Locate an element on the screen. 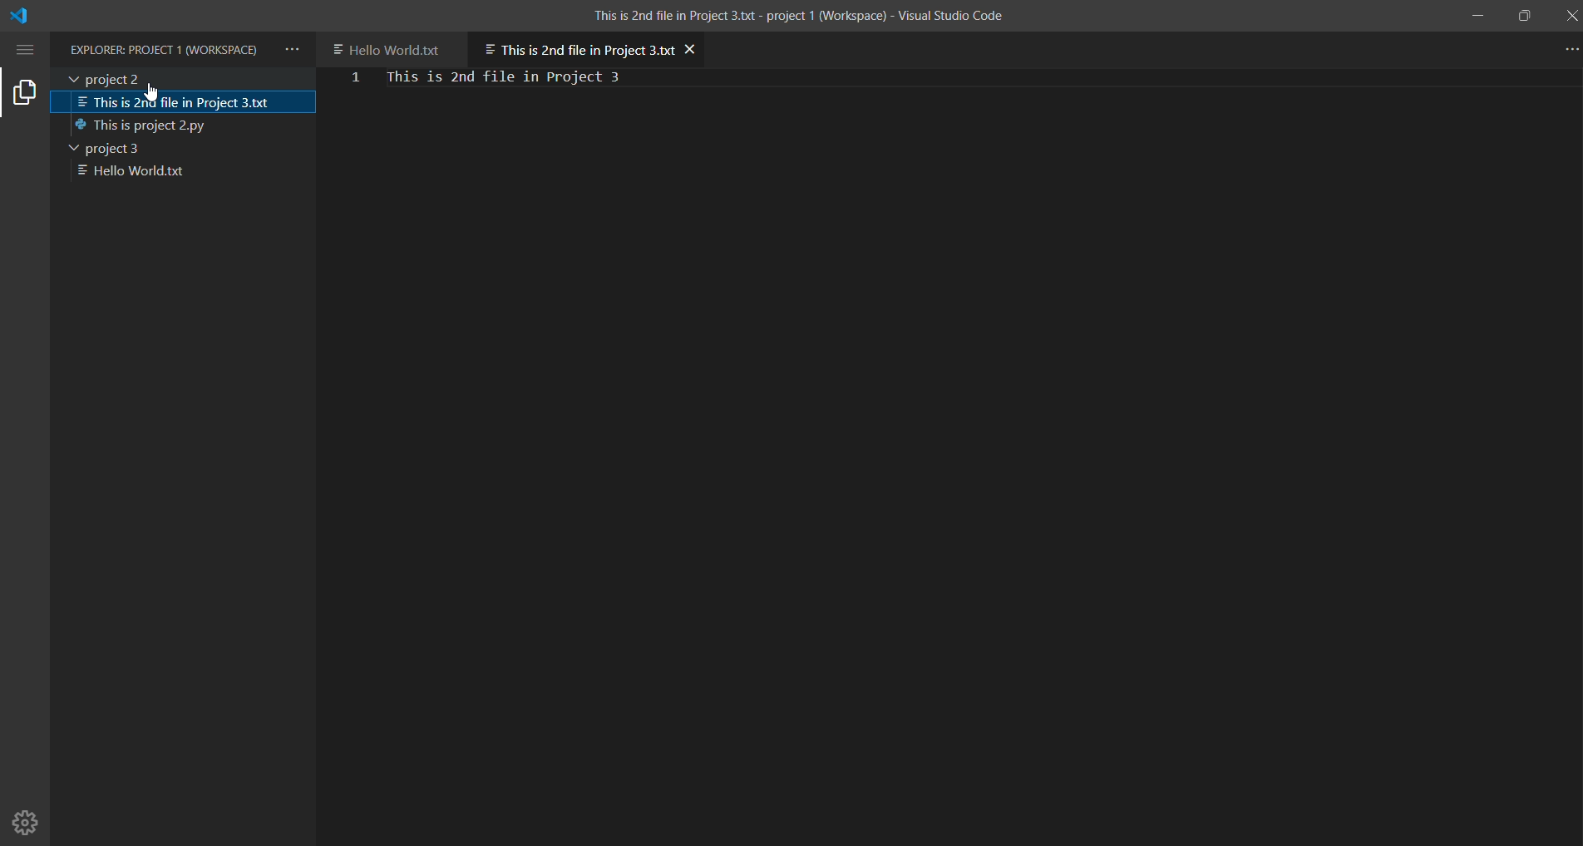  menu options is located at coordinates (27, 49).